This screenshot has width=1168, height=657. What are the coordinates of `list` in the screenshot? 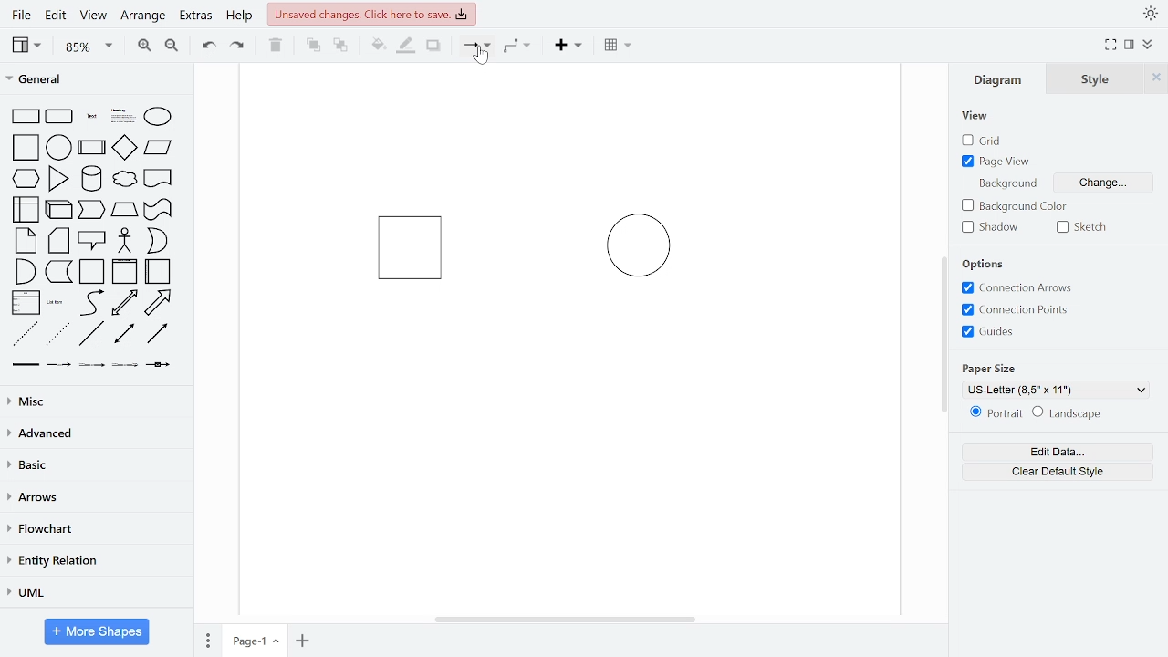 It's located at (26, 303).